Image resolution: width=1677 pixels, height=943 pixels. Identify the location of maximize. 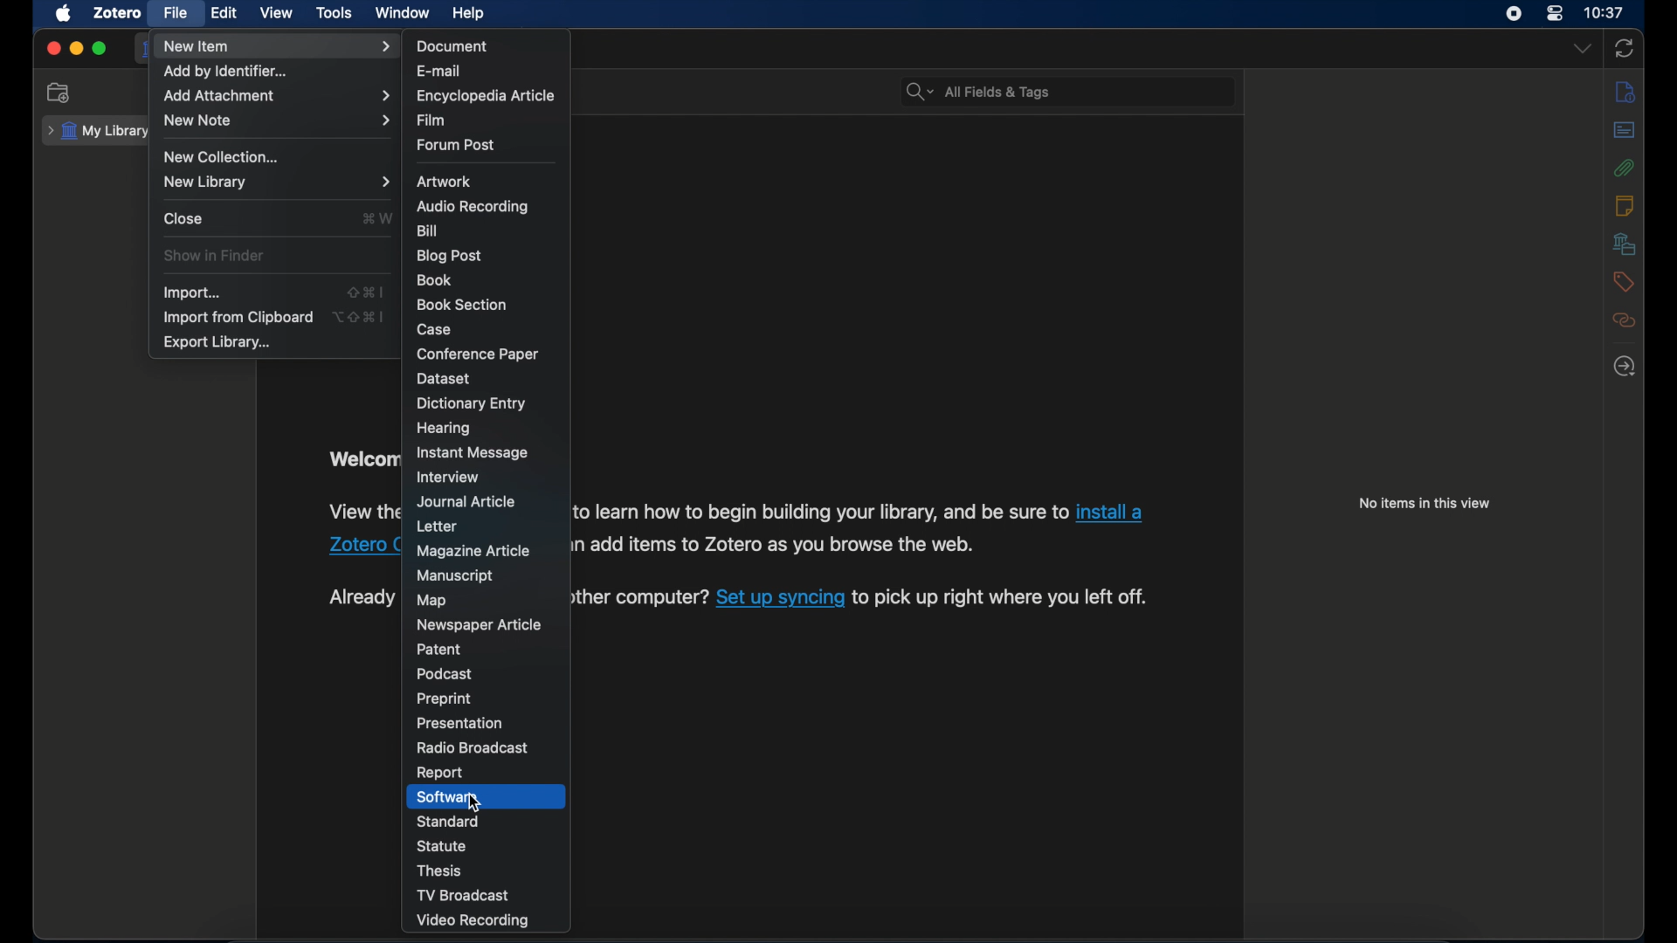
(100, 50).